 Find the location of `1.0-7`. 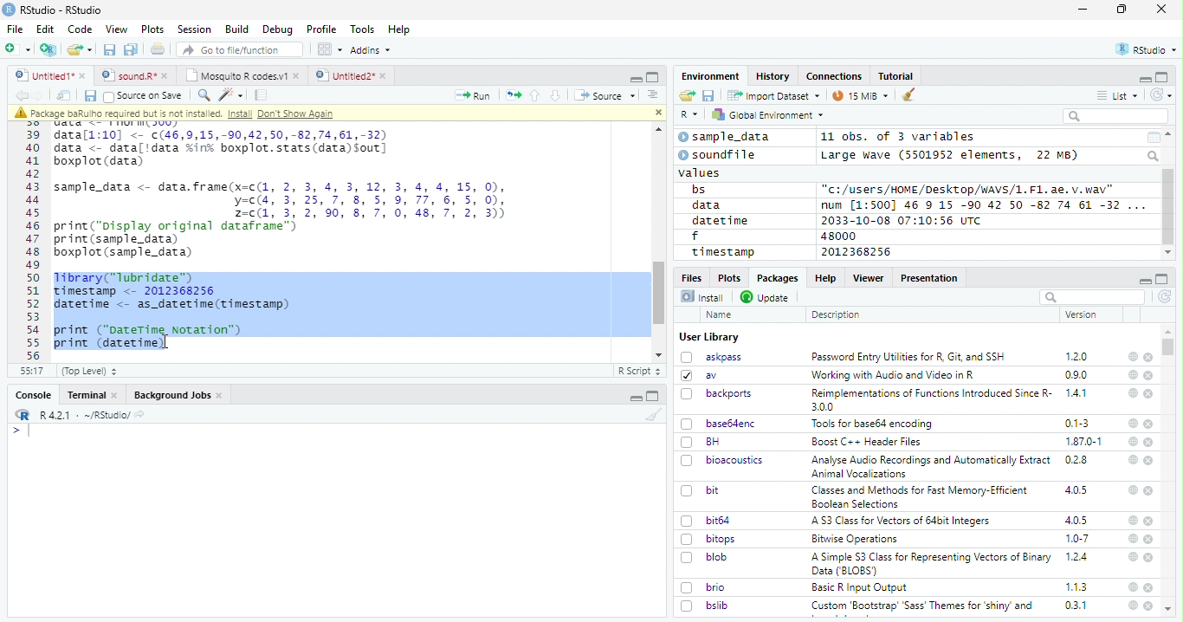

1.0-7 is located at coordinates (1078, 539).